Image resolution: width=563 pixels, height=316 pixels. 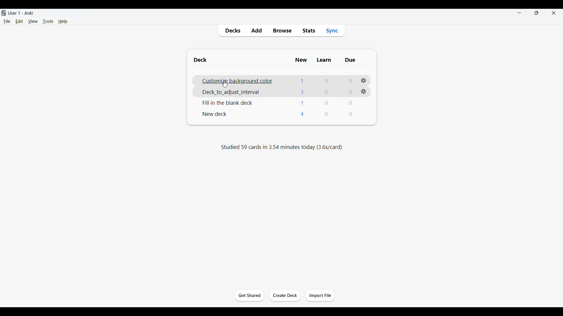 I want to click on Edit menu, so click(x=19, y=21).